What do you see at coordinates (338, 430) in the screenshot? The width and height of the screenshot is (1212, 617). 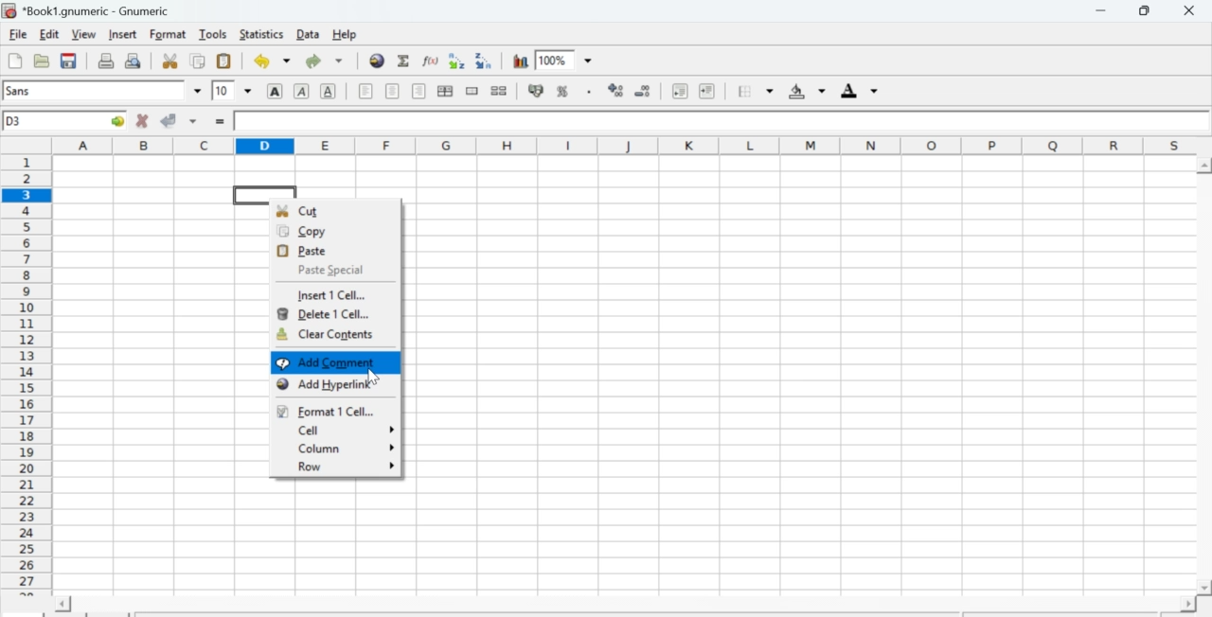 I see `Cell` at bounding box center [338, 430].